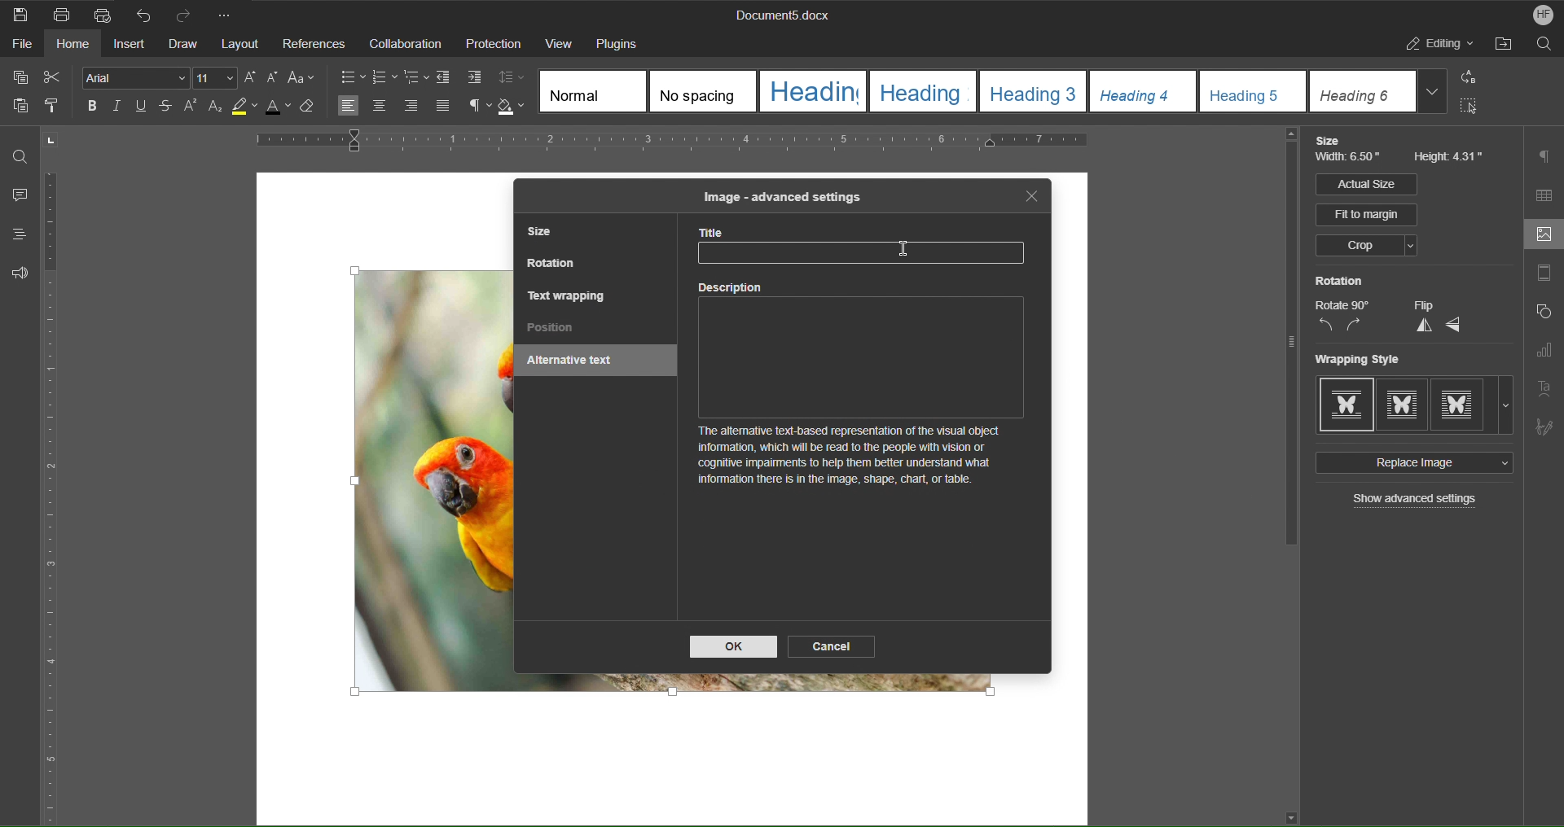  What do you see at coordinates (63, 15) in the screenshot?
I see `Print` at bounding box center [63, 15].